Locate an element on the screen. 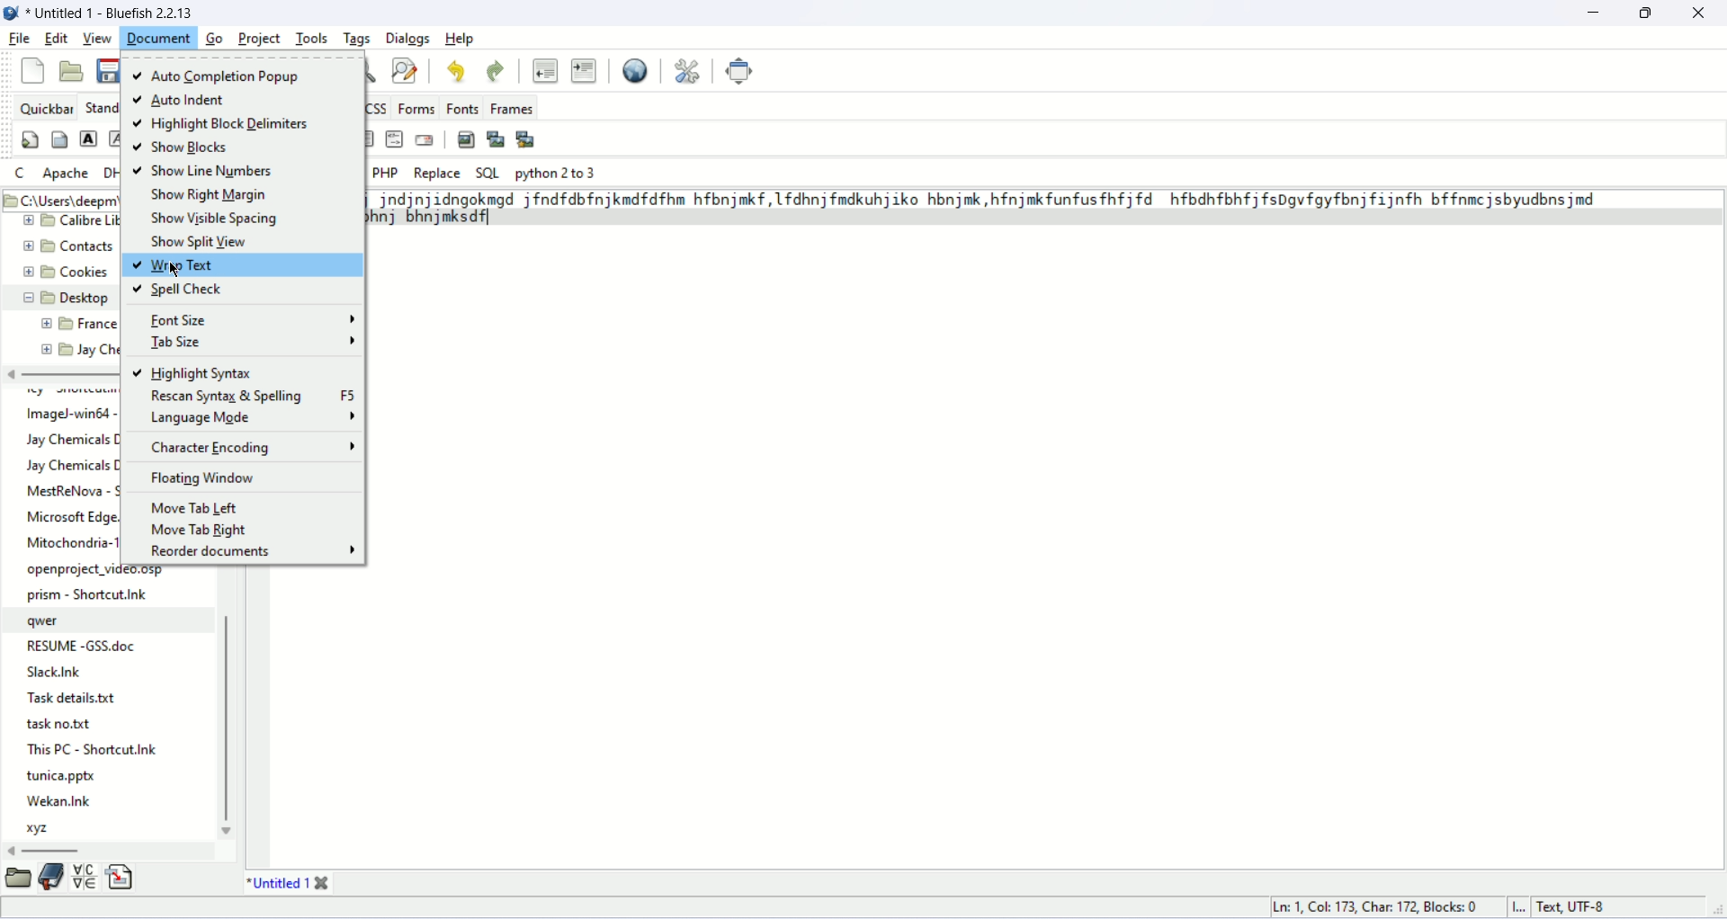  bookmark is located at coordinates (50, 877).